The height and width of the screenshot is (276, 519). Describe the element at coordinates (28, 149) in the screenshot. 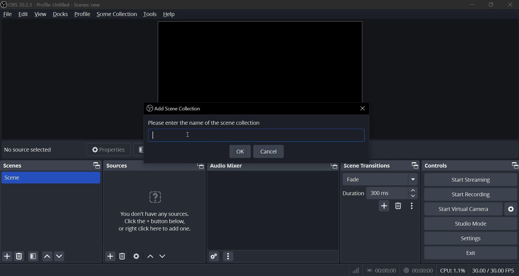

I see `No source selected` at that location.